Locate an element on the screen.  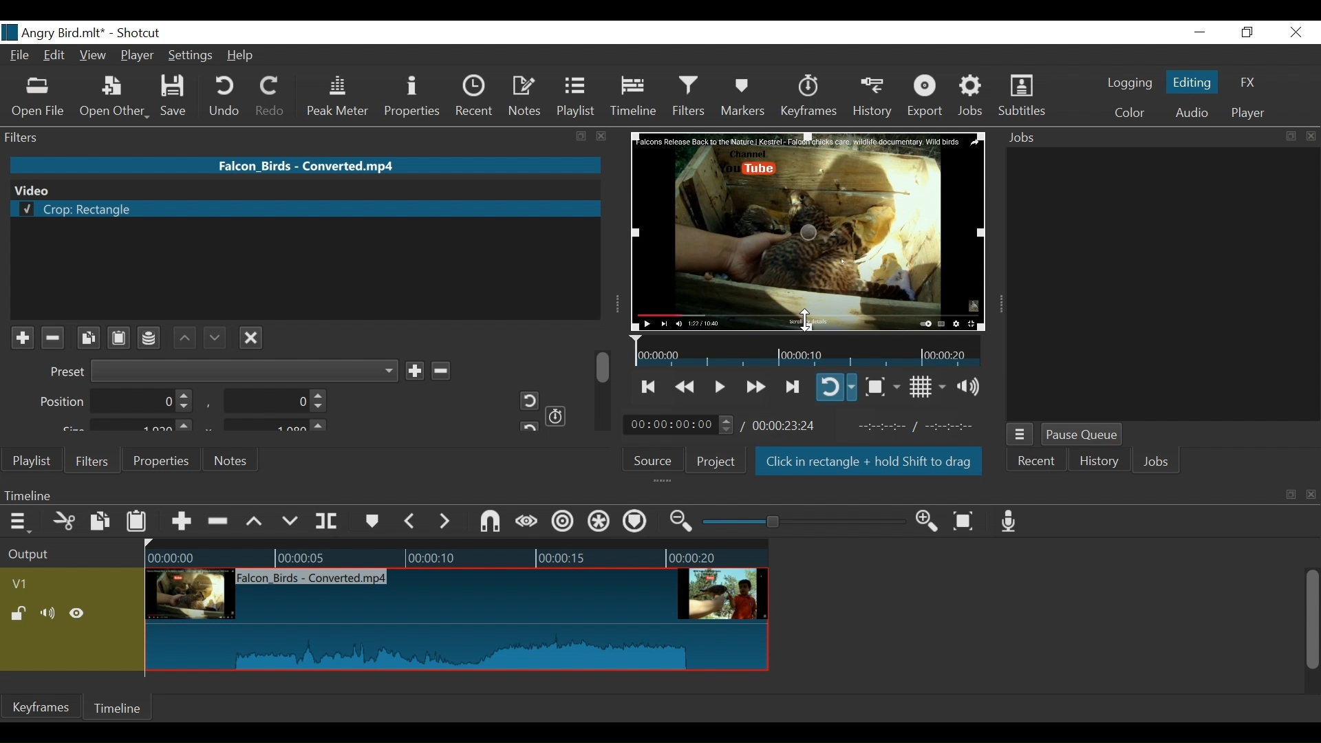
position is located at coordinates (117, 402).